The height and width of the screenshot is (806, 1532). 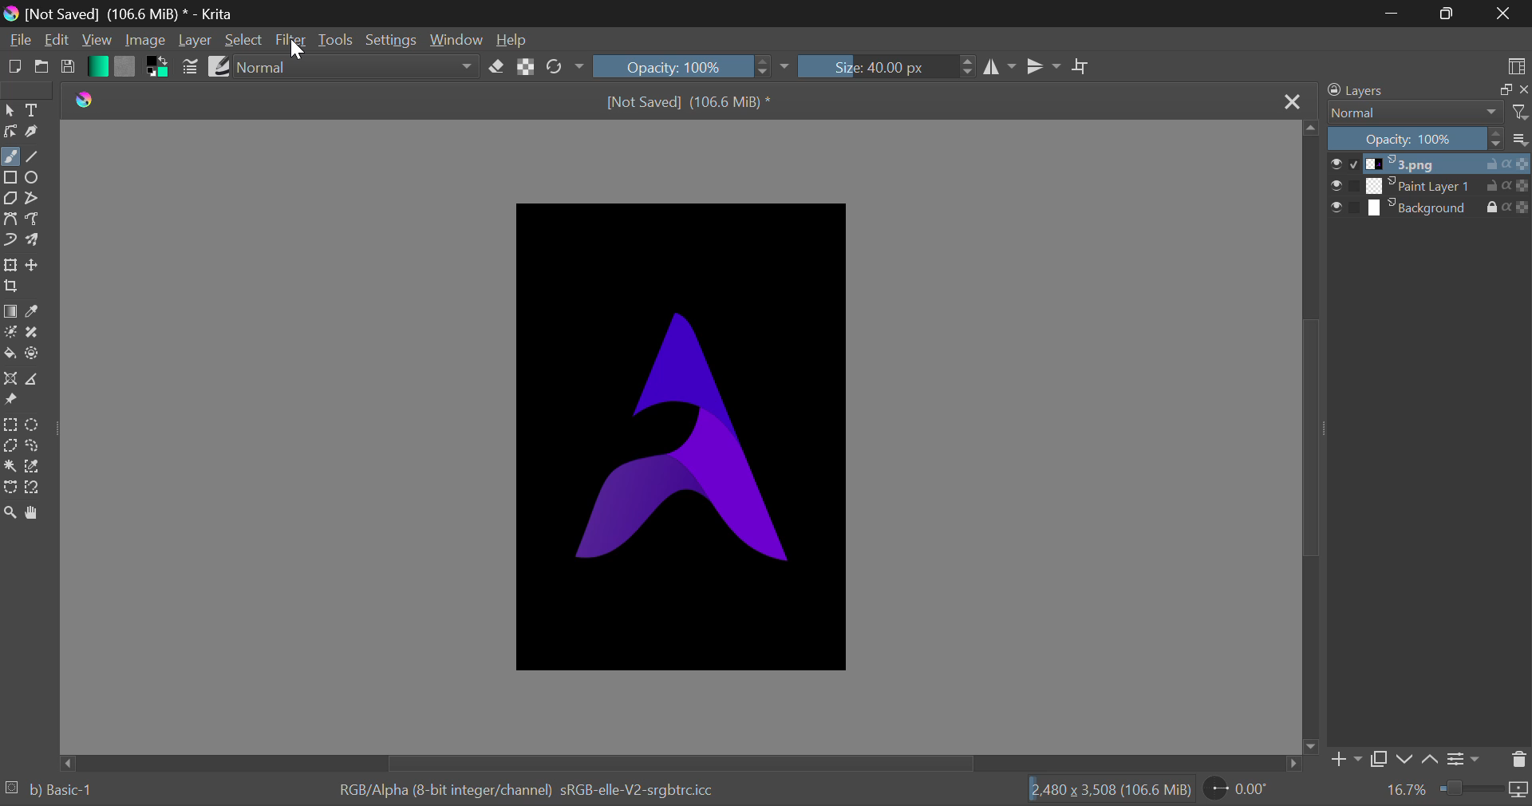 I want to click on 1.png, so click(x=1430, y=164).